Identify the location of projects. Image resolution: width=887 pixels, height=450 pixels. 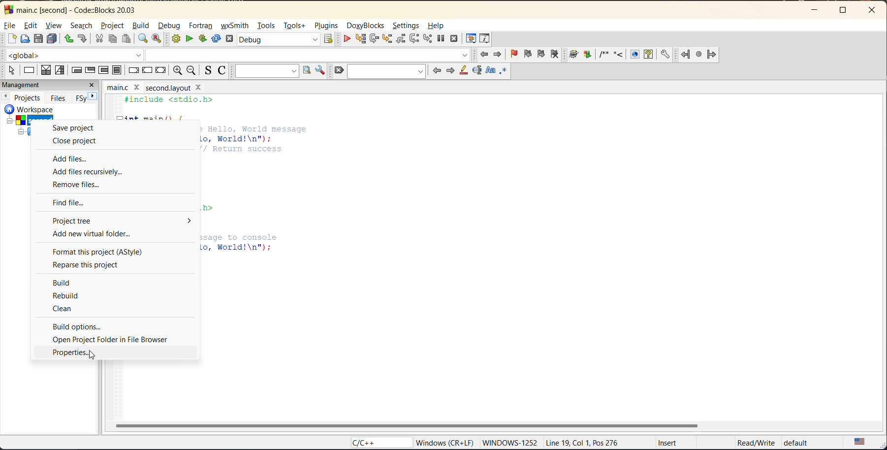
(27, 97).